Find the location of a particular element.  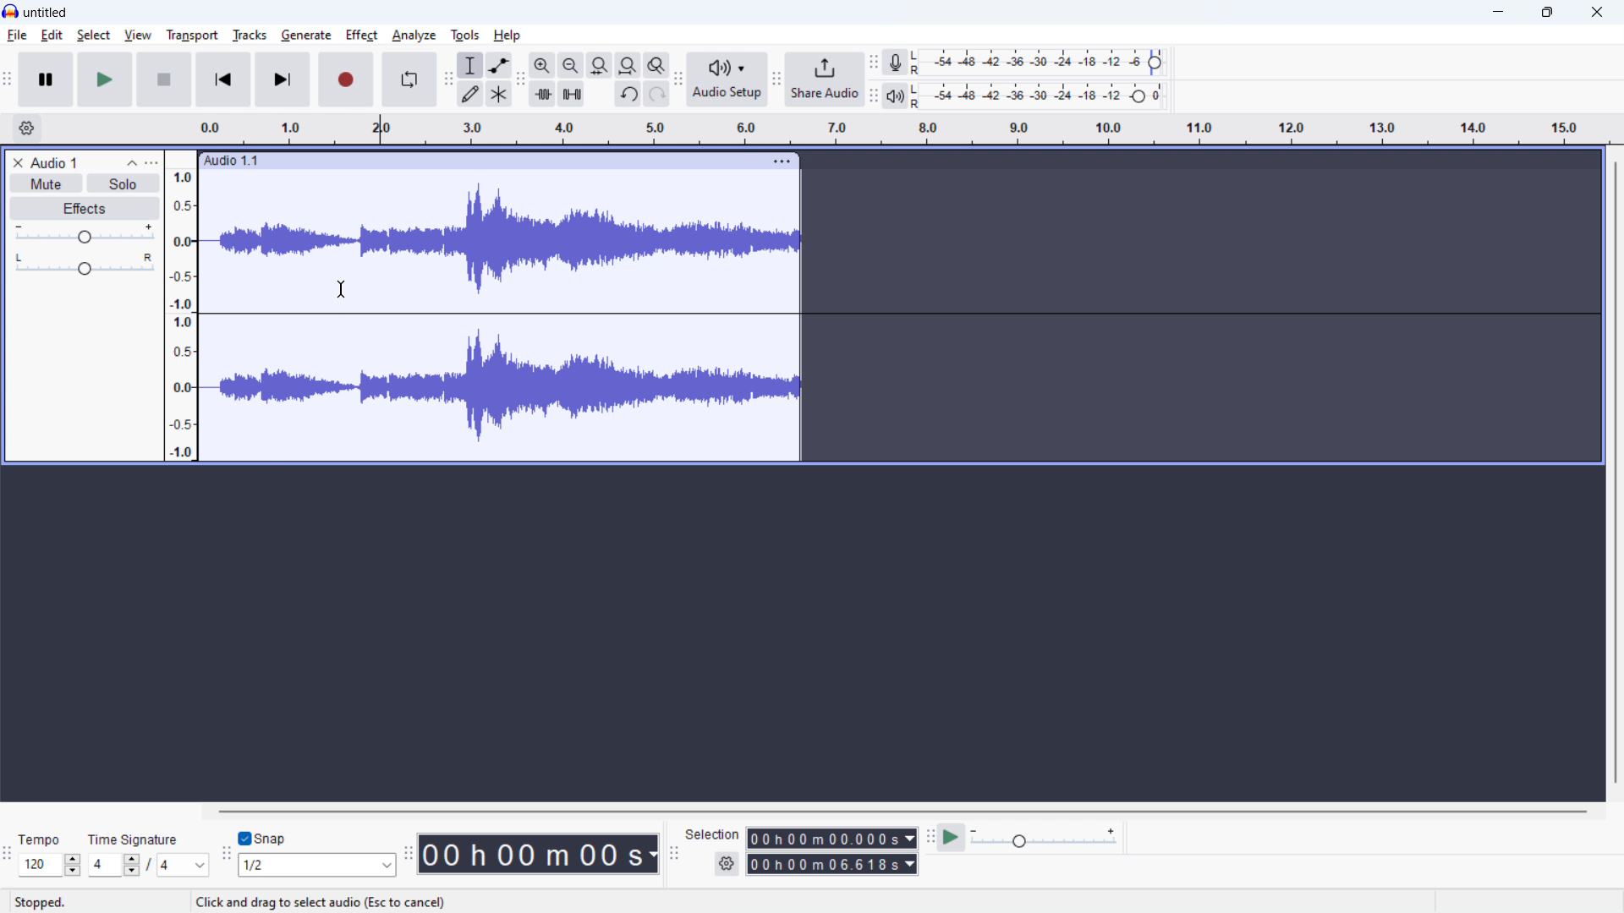

skip to start is located at coordinates (223, 79).